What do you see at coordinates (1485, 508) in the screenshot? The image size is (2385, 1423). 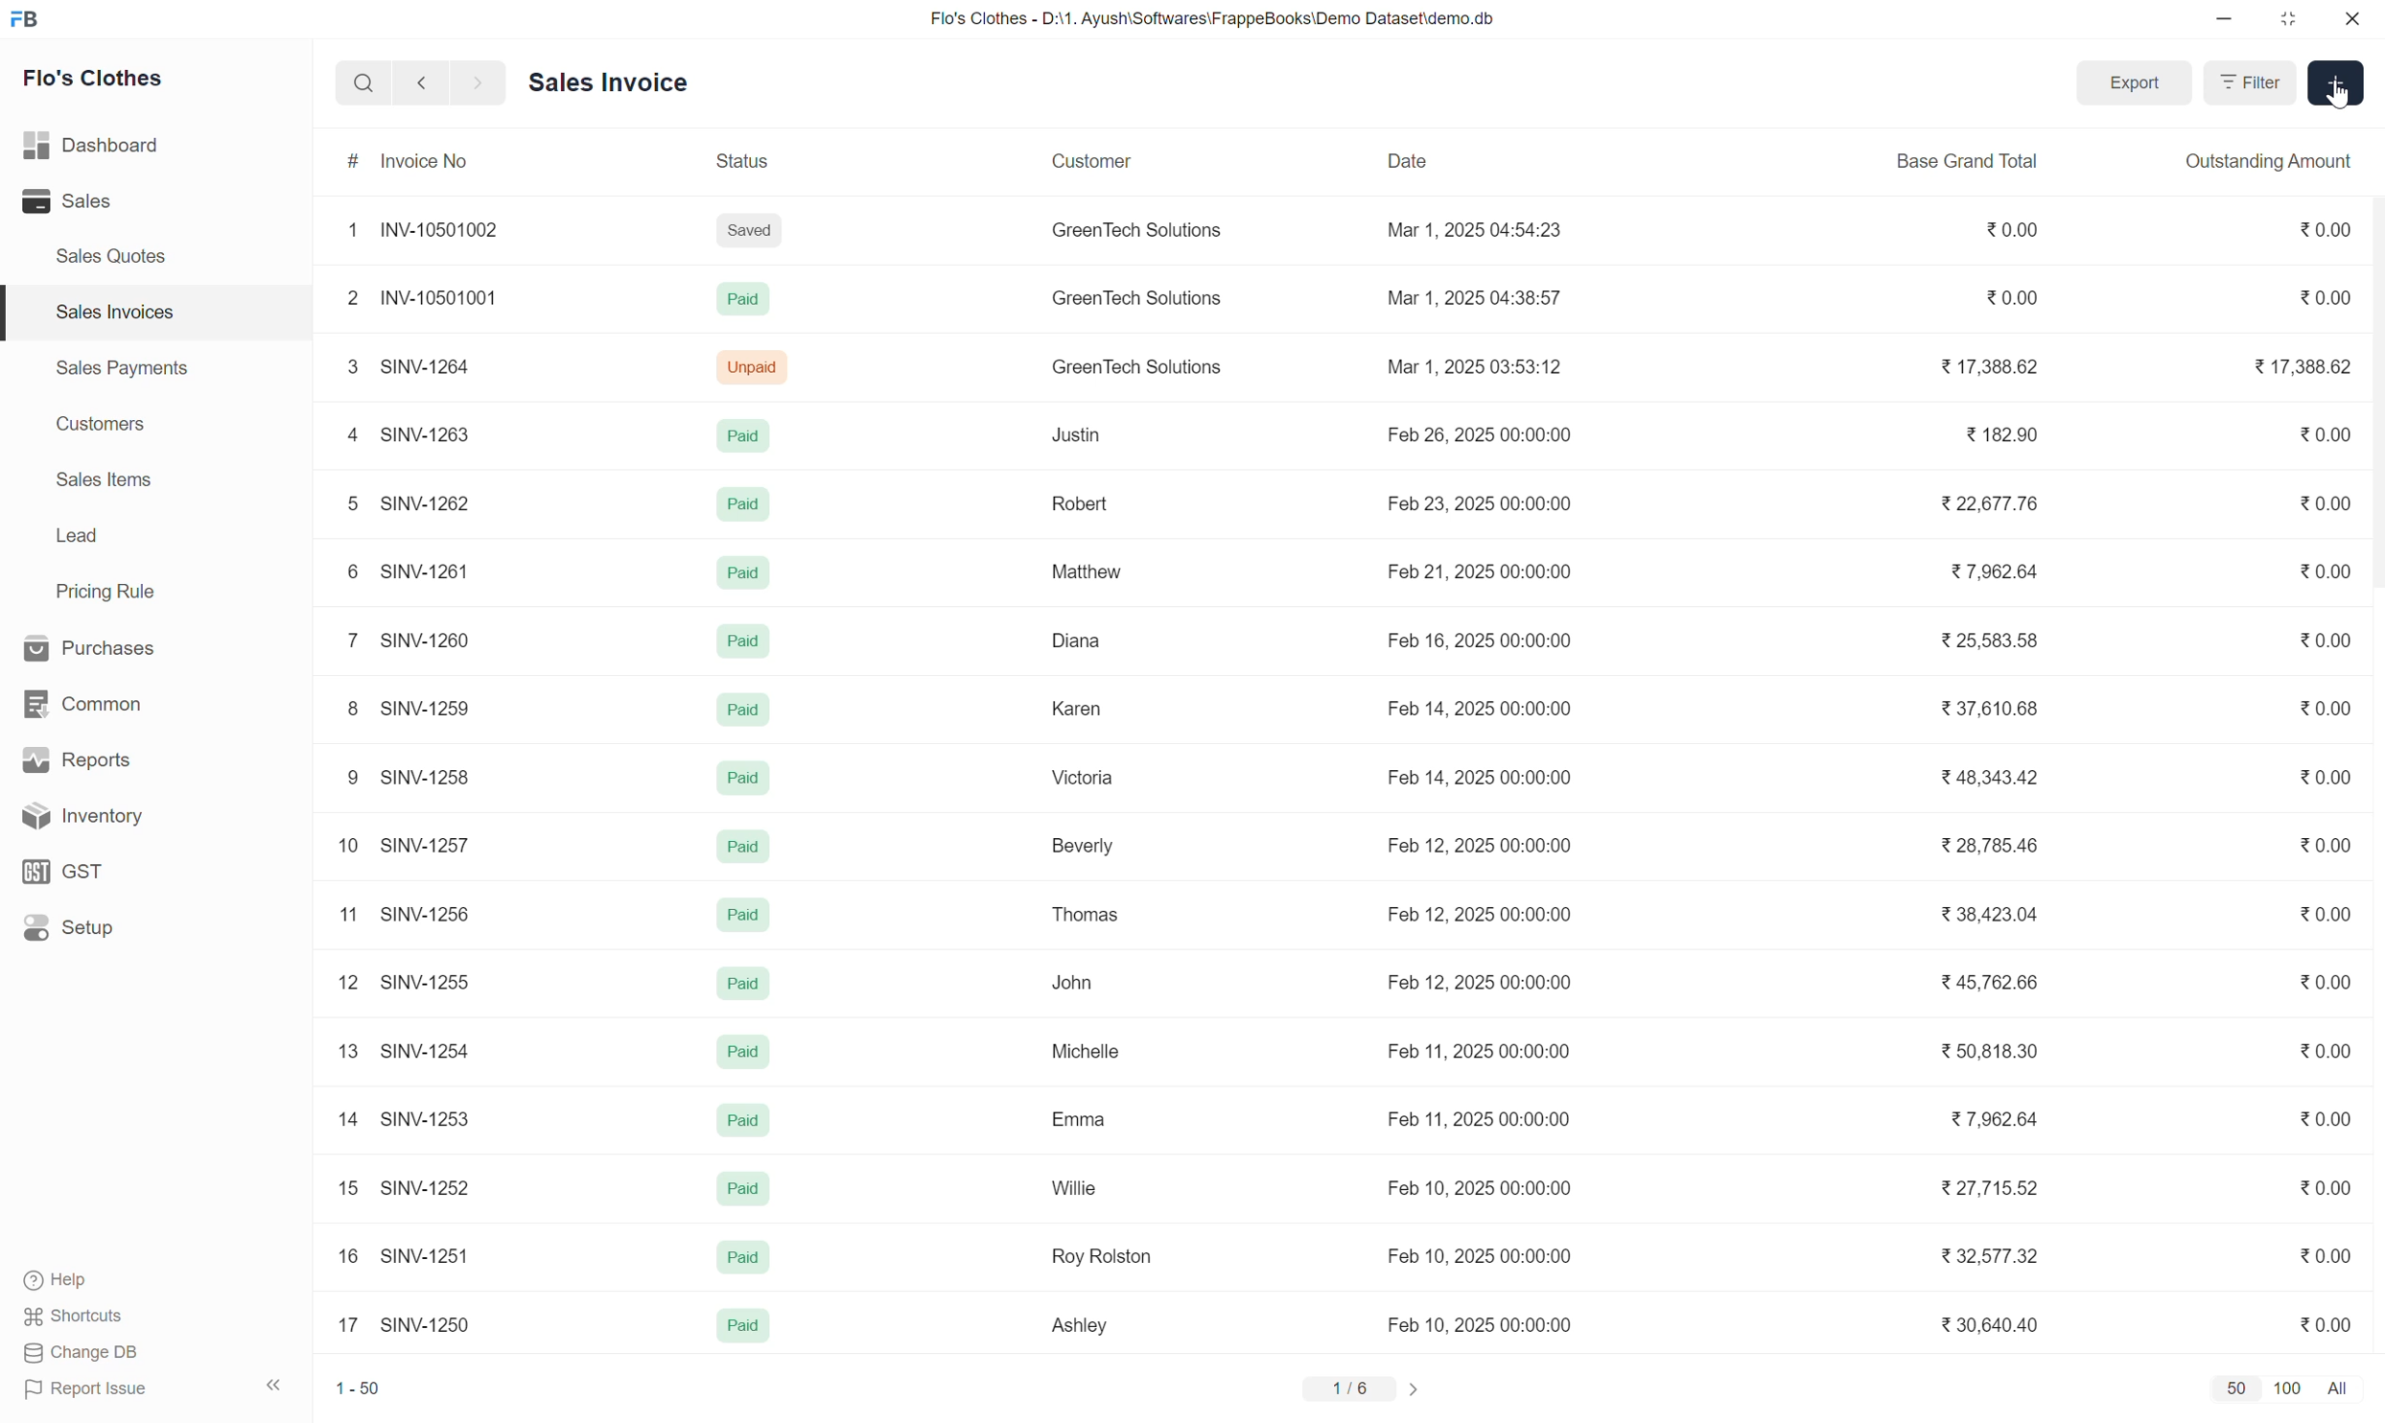 I see `Feb 23, 2025 00:00:00` at bounding box center [1485, 508].